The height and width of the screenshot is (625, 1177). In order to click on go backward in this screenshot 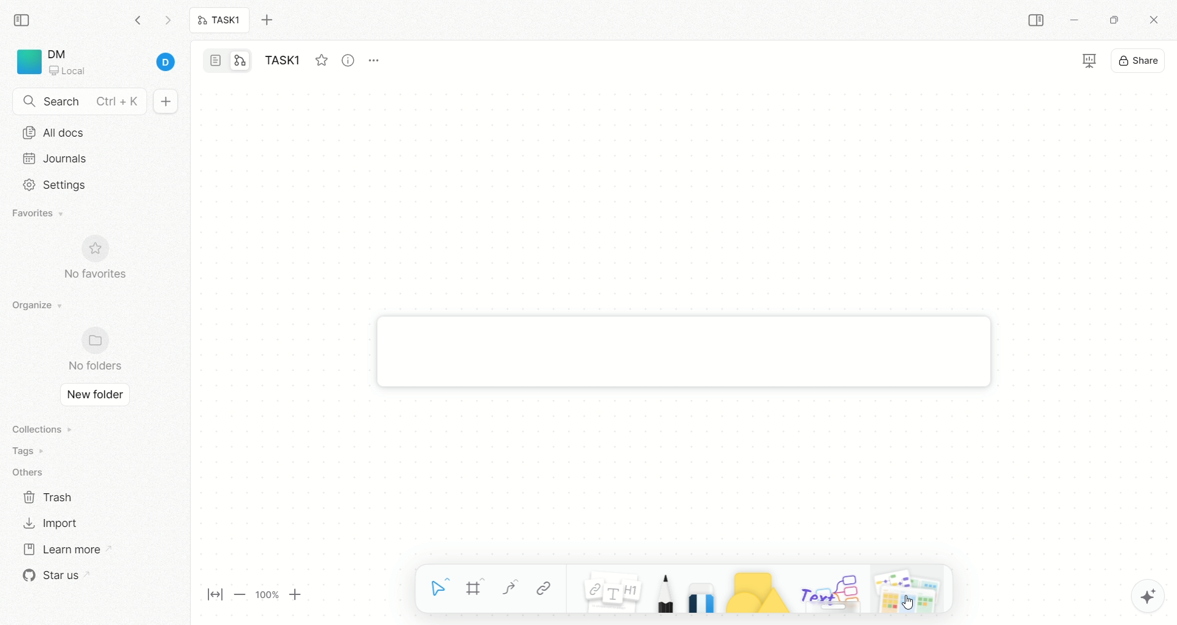, I will do `click(138, 20)`.